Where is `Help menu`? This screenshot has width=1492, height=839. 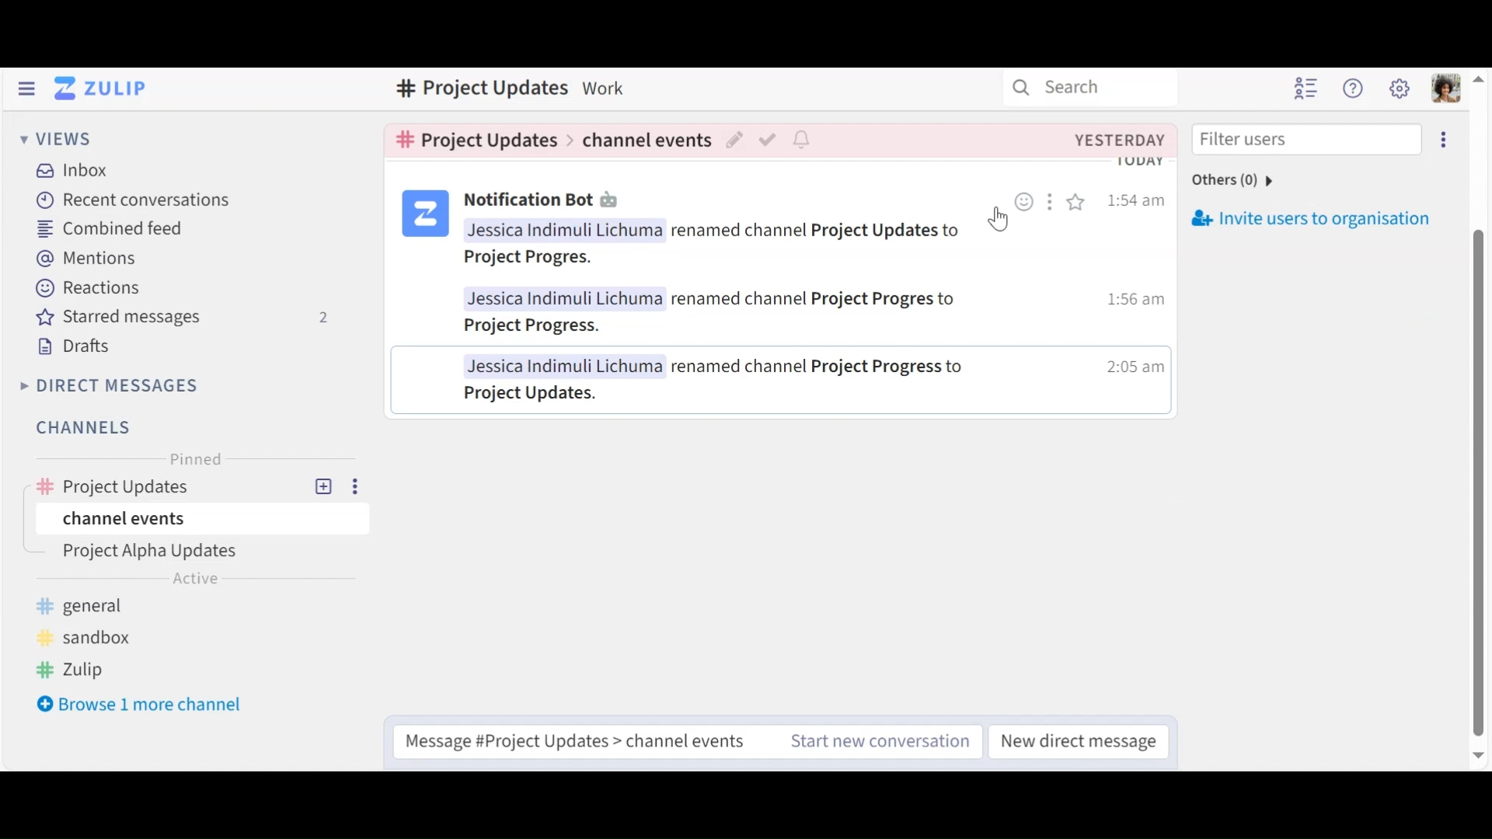 Help menu is located at coordinates (1355, 90).